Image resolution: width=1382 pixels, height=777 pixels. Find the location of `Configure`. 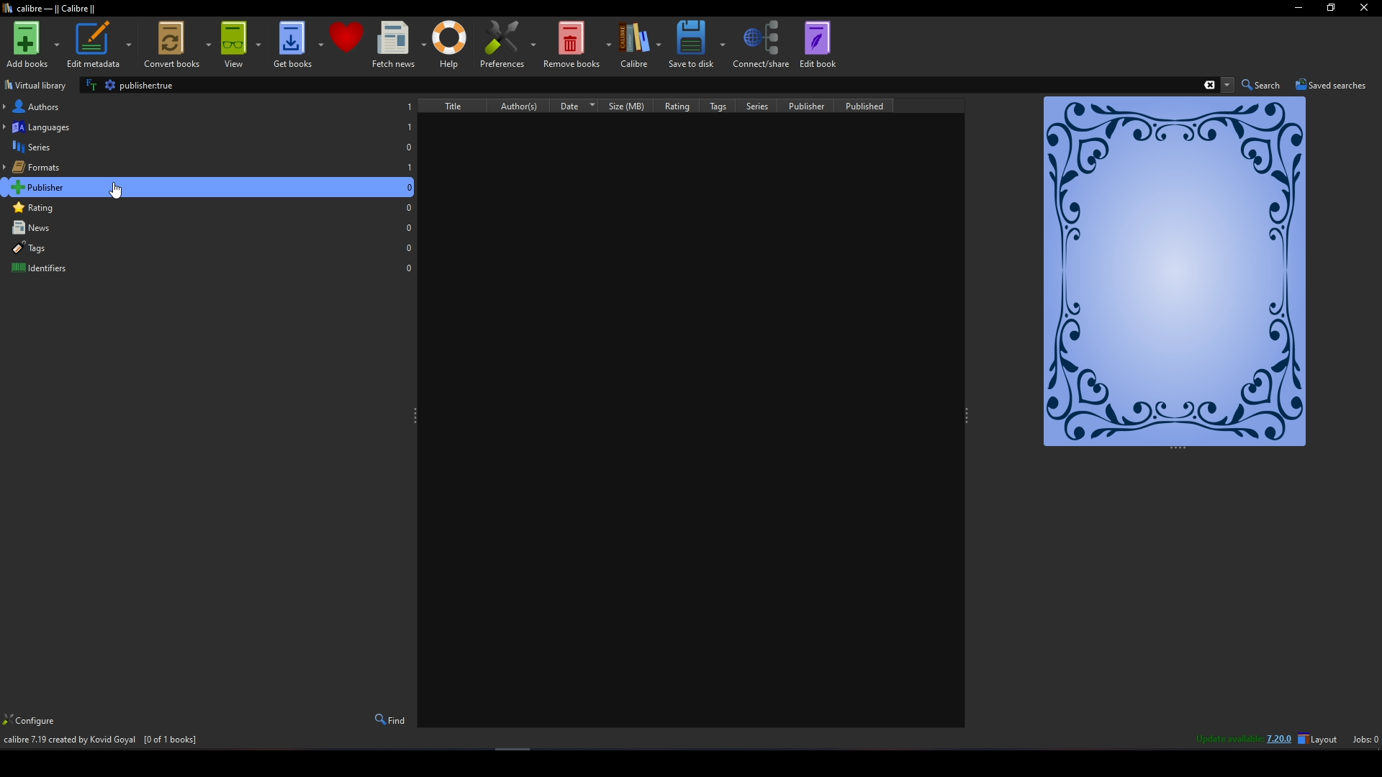

Configure is located at coordinates (34, 722).